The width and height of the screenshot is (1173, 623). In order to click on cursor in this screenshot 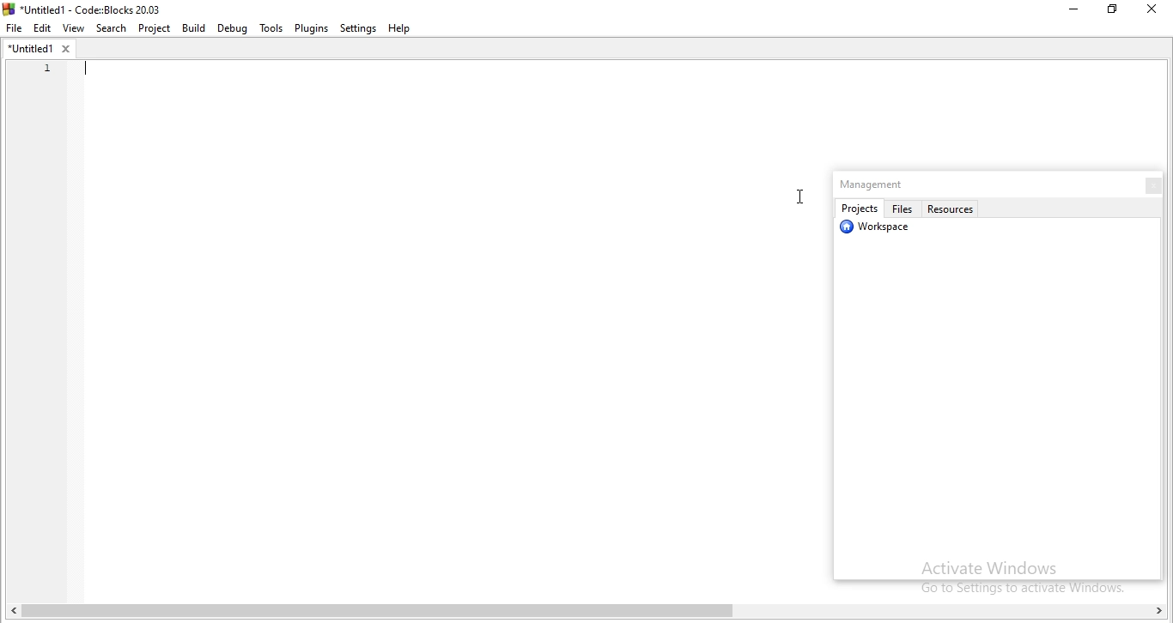, I will do `click(797, 198)`.